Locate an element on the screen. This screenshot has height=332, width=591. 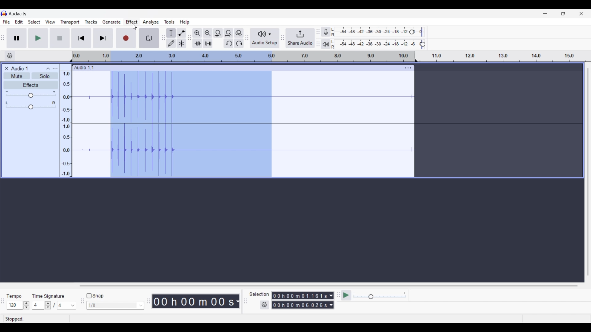
Analyze menu is located at coordinates (151, 22).